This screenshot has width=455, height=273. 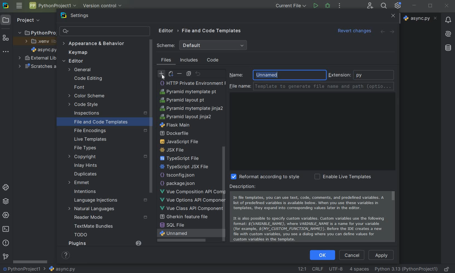 I want to click on inlay hints, so click(x=93, y=166).